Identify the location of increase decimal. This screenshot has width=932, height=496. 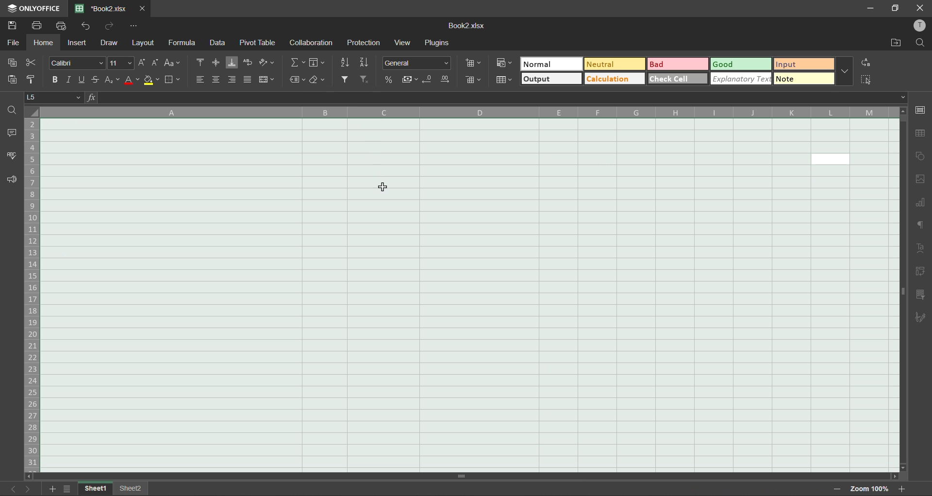
(445, 80).